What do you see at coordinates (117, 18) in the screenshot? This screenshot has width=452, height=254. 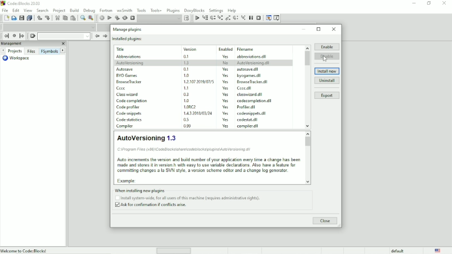 I see `Build and run` at bounding box center [117, 18].